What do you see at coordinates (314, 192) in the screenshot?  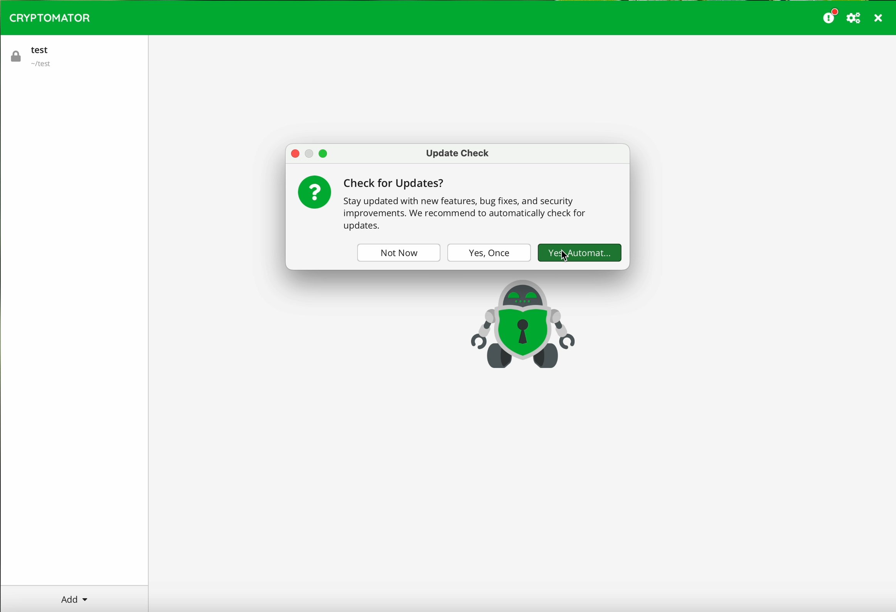 I see `Question mark` at bounding box center [314, 192].